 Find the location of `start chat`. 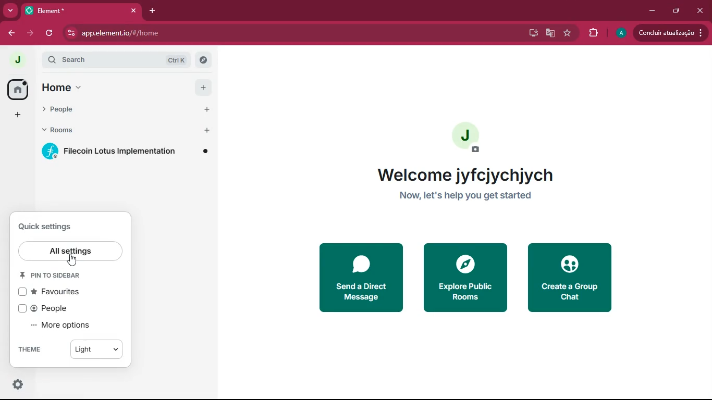

start chat is located at coordinates (206, 110).